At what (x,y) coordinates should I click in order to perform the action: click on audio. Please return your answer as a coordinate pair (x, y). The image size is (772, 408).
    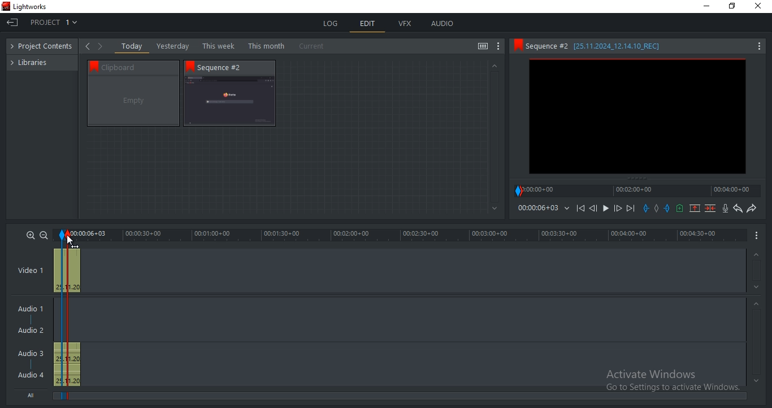
    Looking at the image, I should click on (442, 23).